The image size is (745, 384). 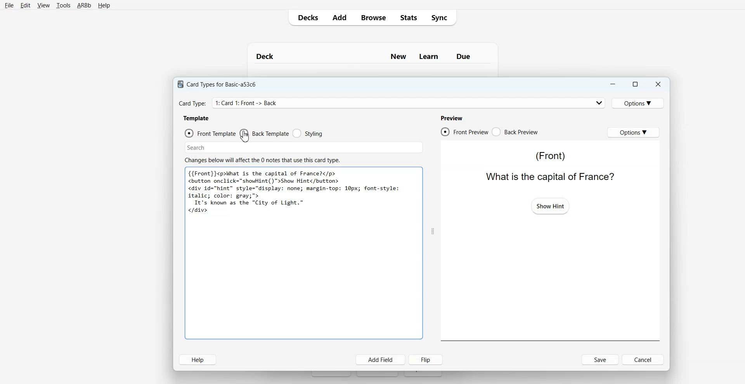 I want to click on Front Template, so click(x=210, y=133).